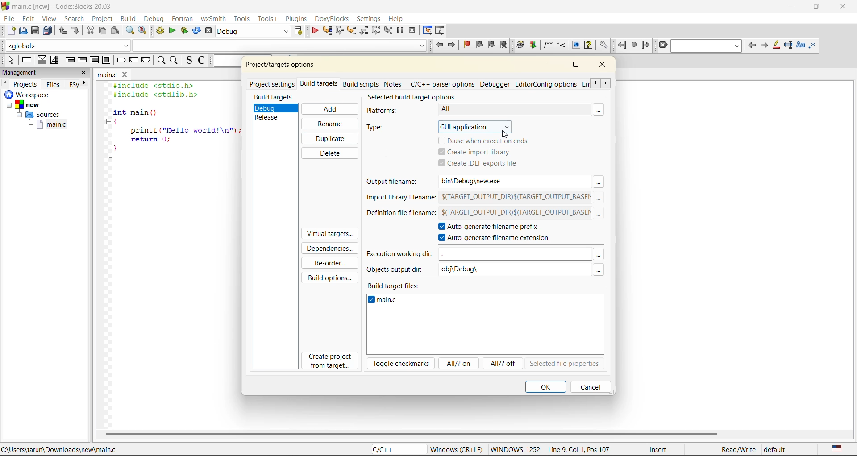  Describe the element at coordinates (399, 216) in the screenshot. I see `definition file name` at that location.